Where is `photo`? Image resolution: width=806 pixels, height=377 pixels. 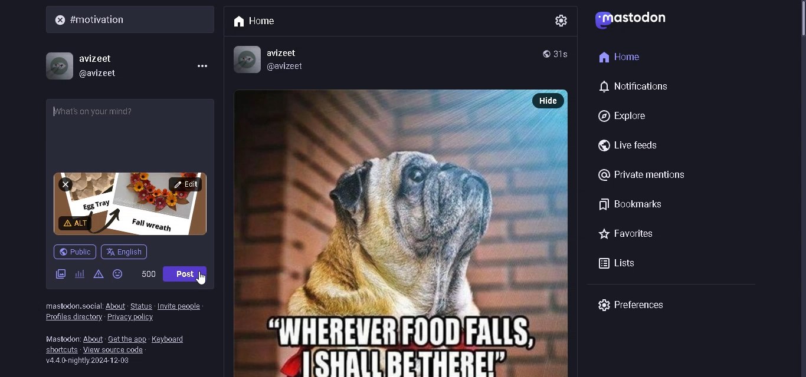 photo is located at coordinates (188, 203).